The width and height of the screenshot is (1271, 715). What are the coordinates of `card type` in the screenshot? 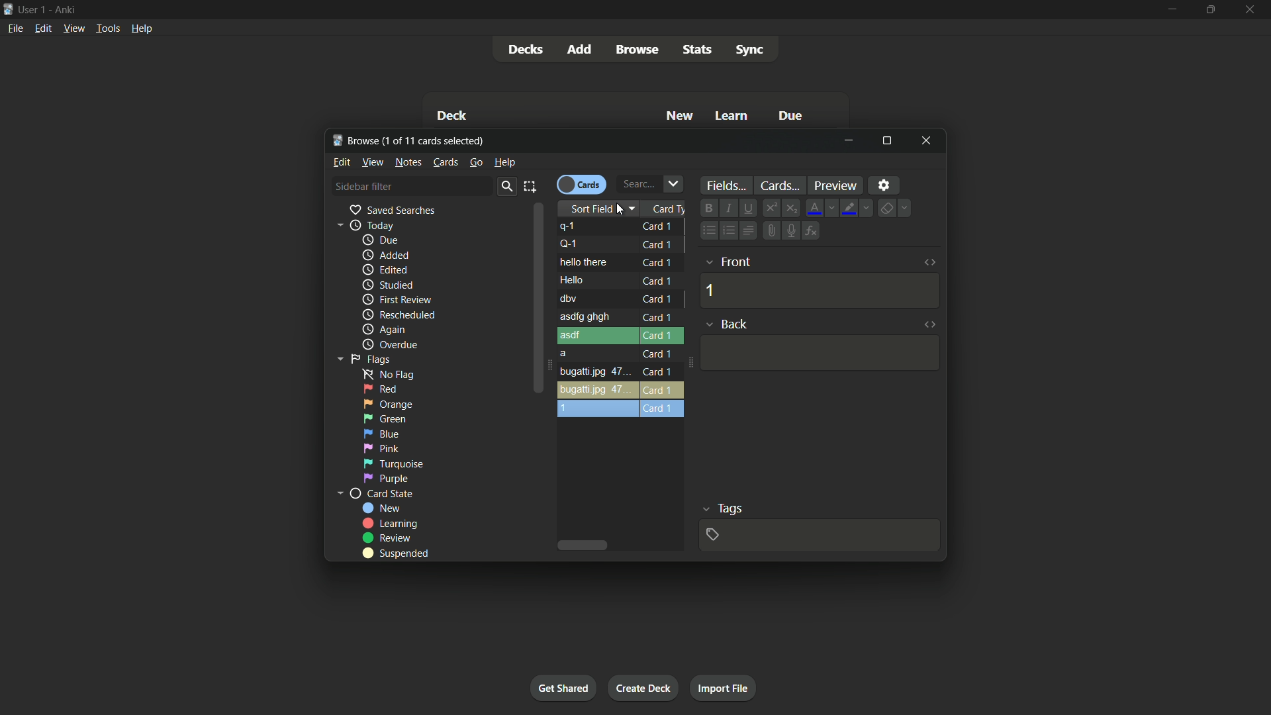 It's located at (671, 209).